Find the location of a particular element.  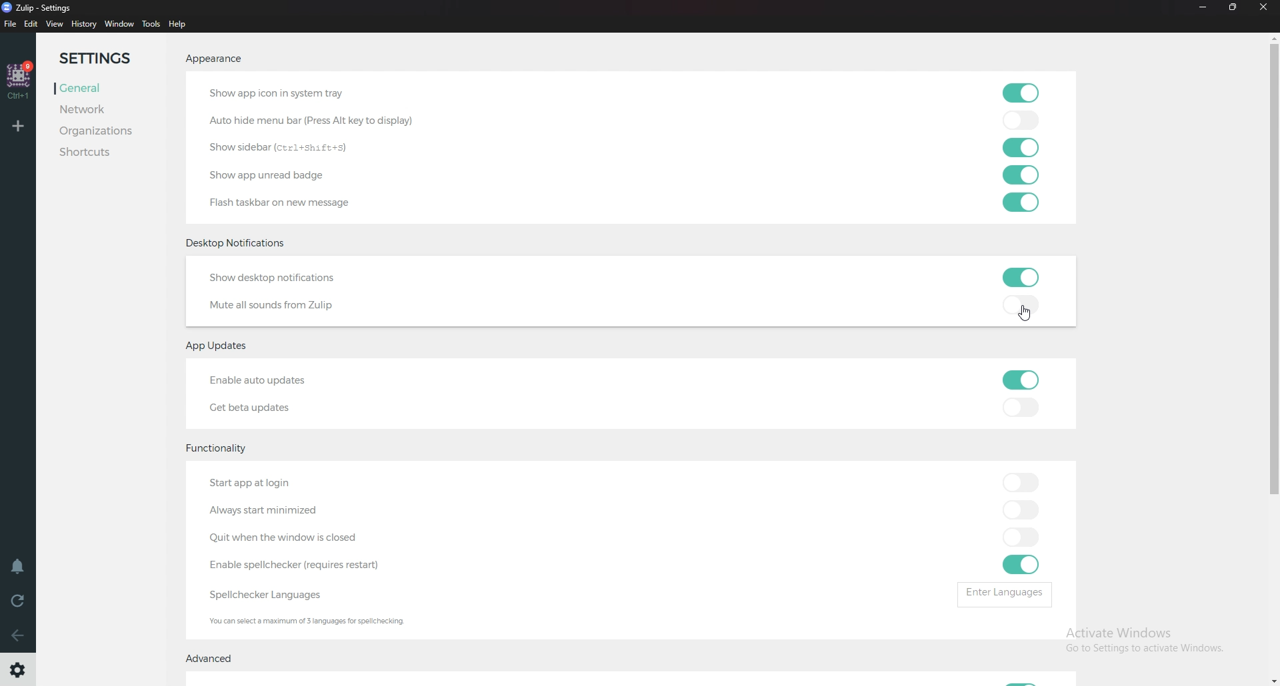

scroll bar is located at coordinates (1267, 360).